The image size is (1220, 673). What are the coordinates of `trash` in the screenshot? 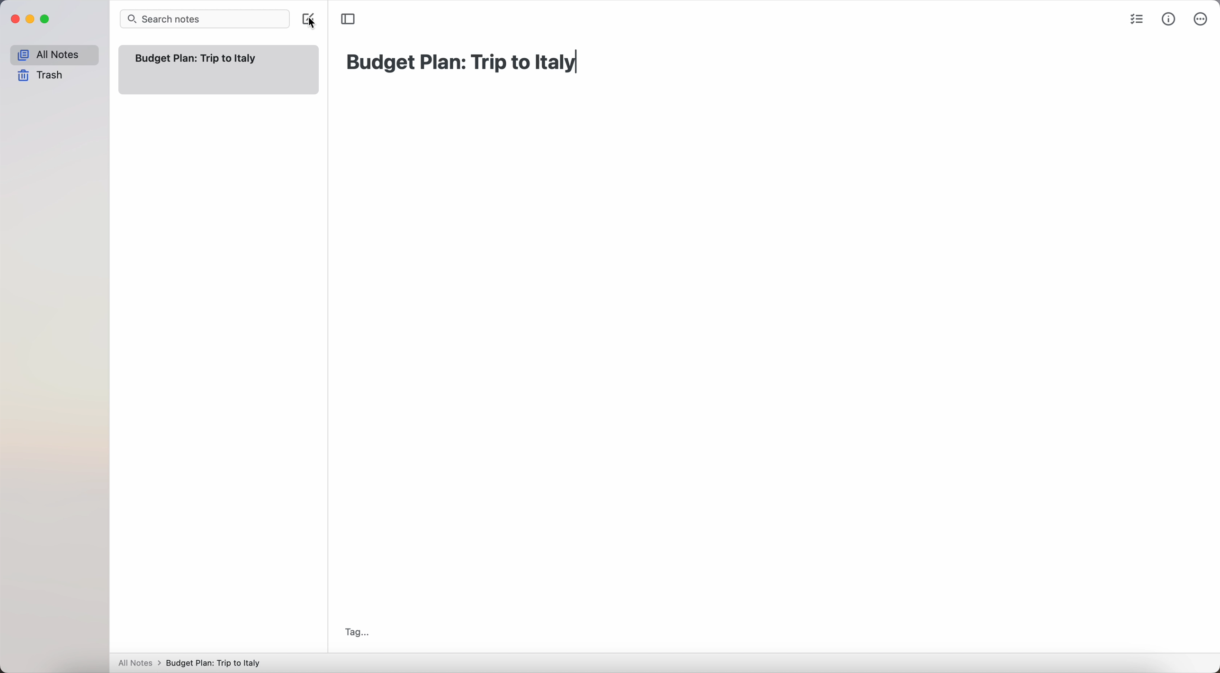 It's located at (41, 75).